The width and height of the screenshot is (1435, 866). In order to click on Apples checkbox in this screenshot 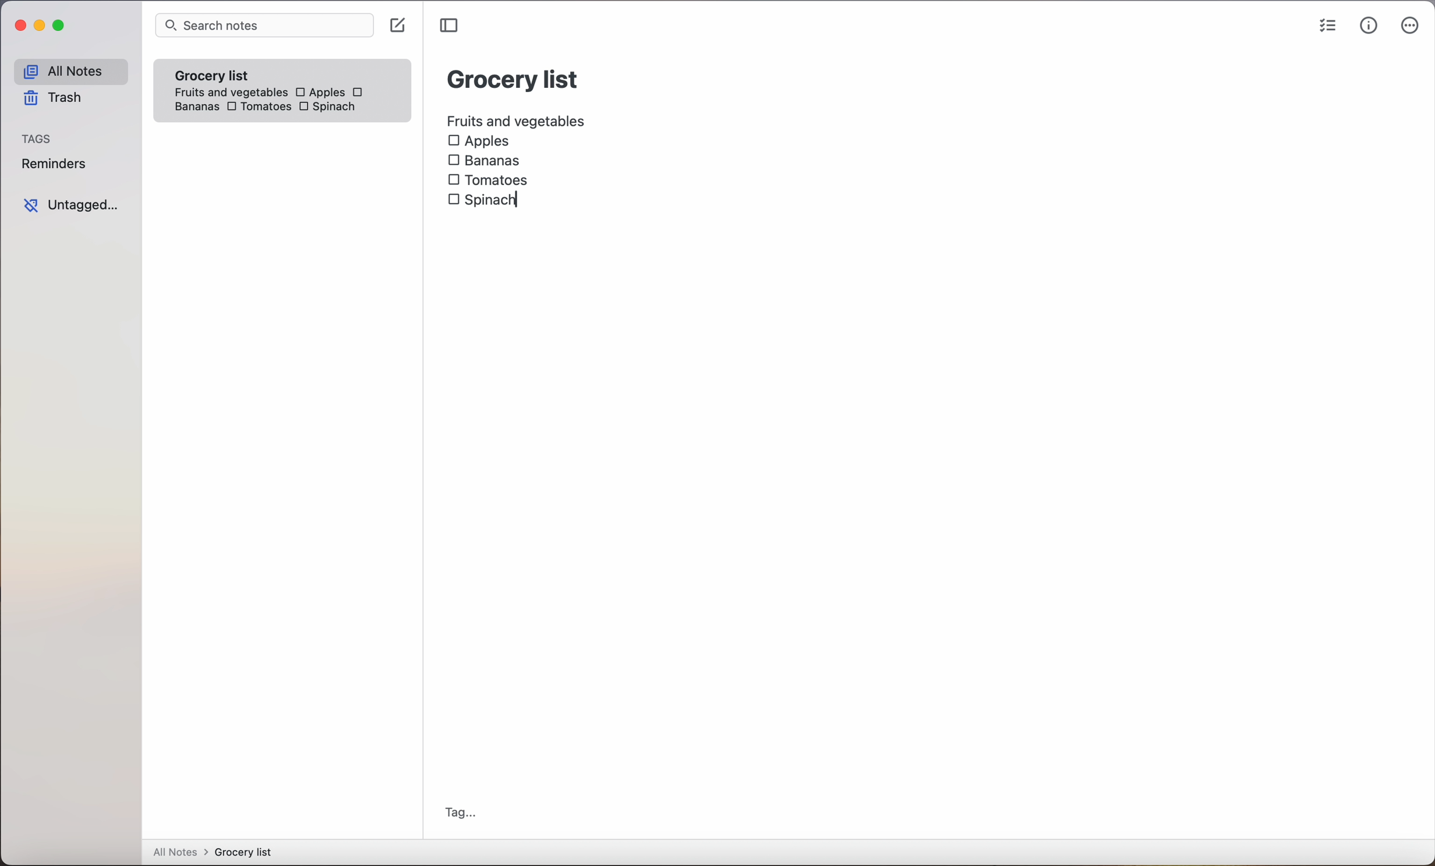, I will do `click(479, 141)`.